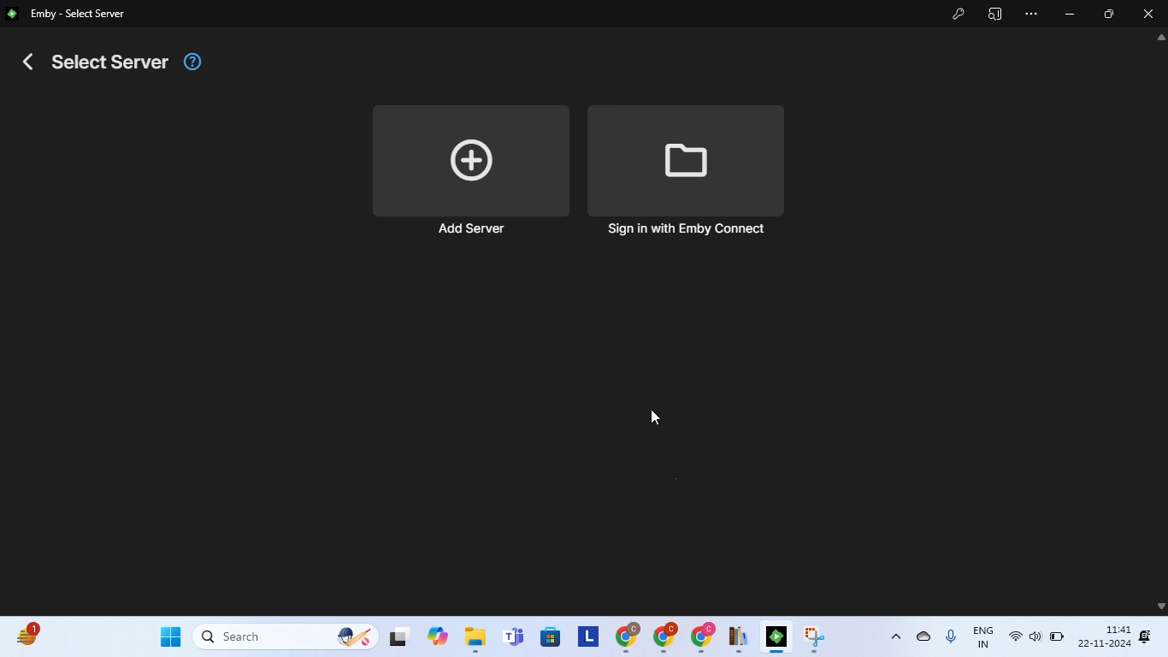  What do you see at coordinates (1030, 15) in the screenshot?
I see `settings and more` at bounding box center [1030, 15].